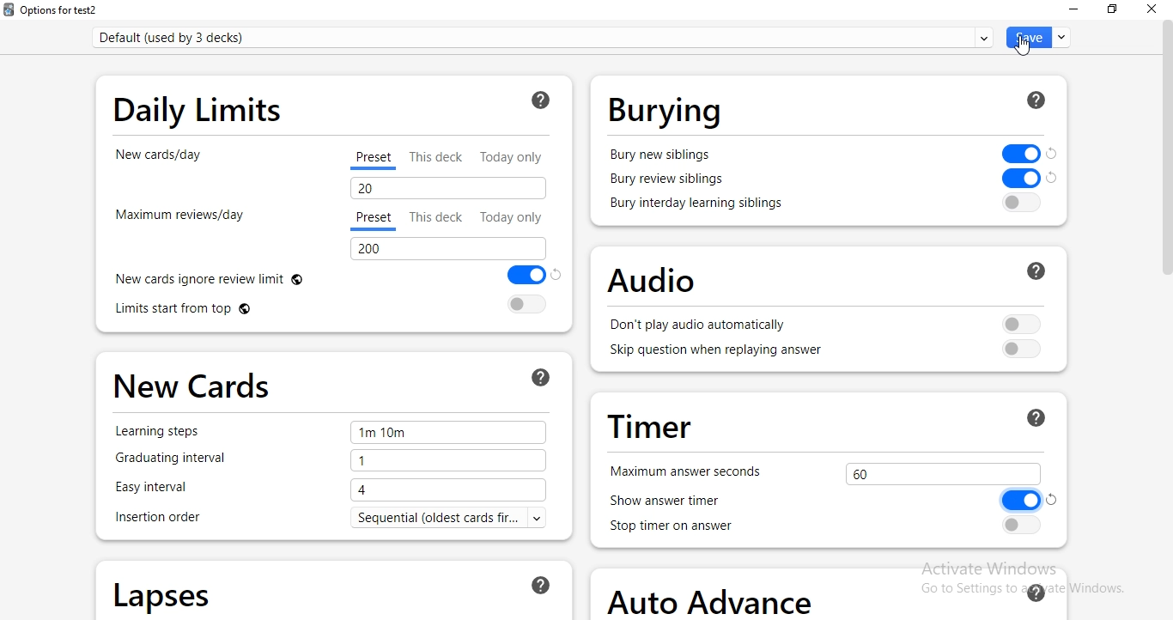 The image size is (1173, 620). Describe the element at coordinates (178, 156) in the screenshot. I see `new cards/day` at that location.